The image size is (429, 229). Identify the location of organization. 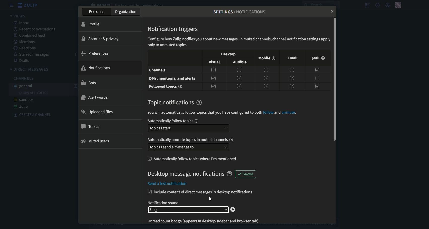
(127, 12).